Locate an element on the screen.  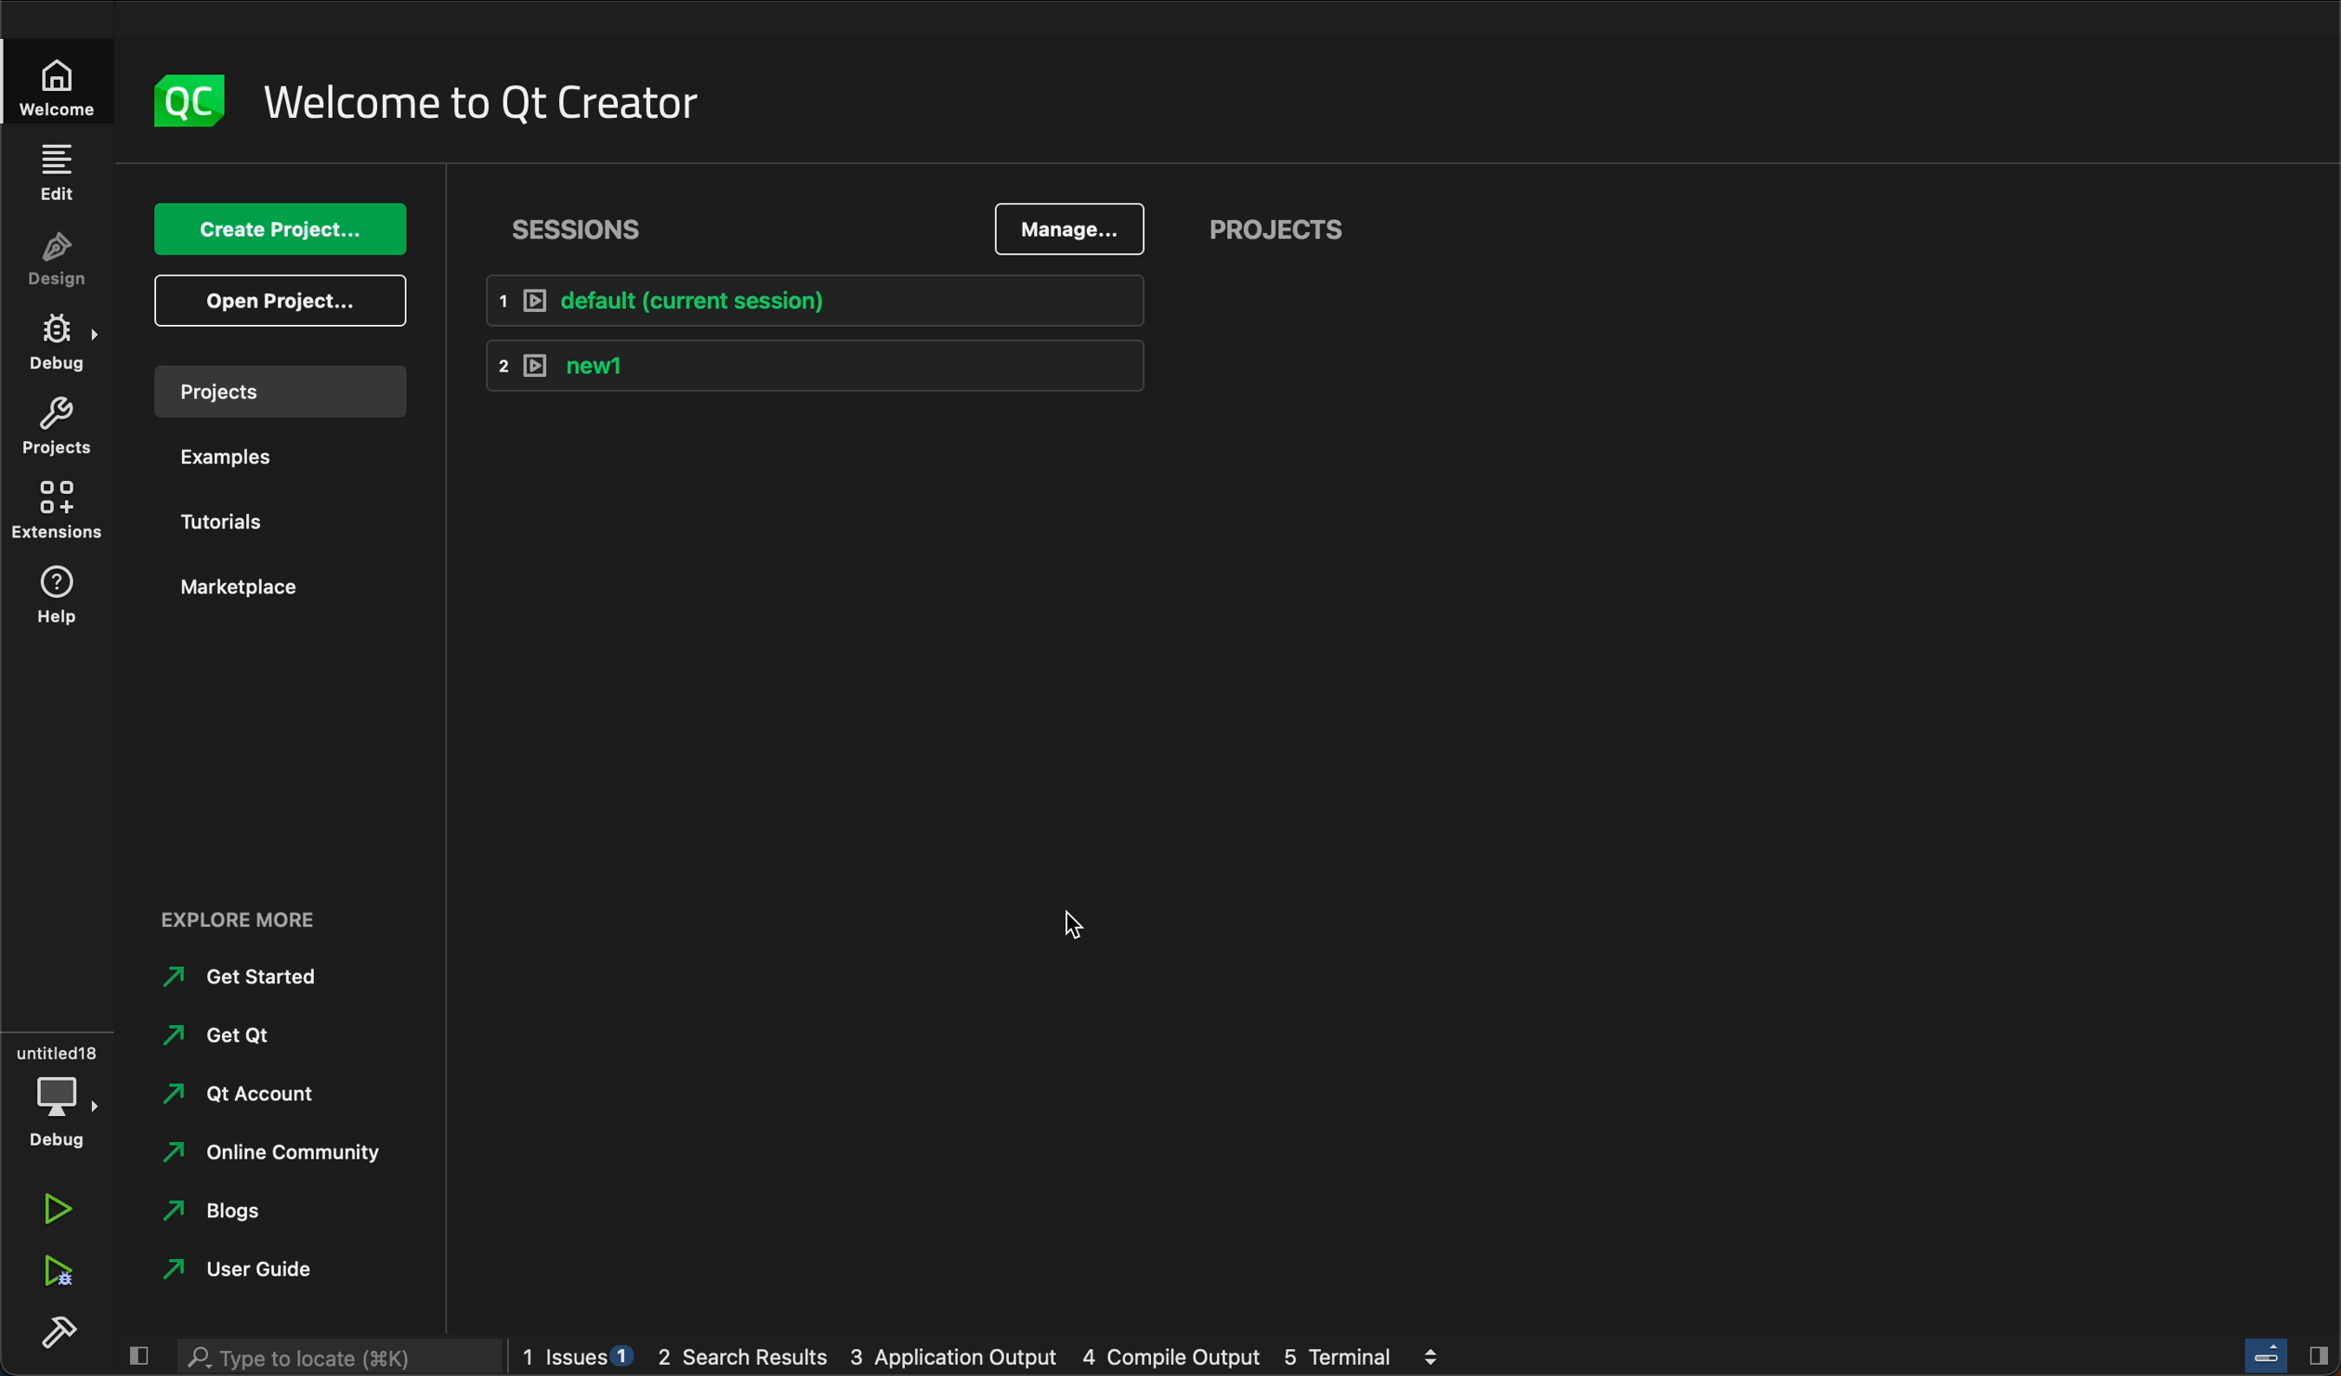
edit is located at coordinates (56, 171).